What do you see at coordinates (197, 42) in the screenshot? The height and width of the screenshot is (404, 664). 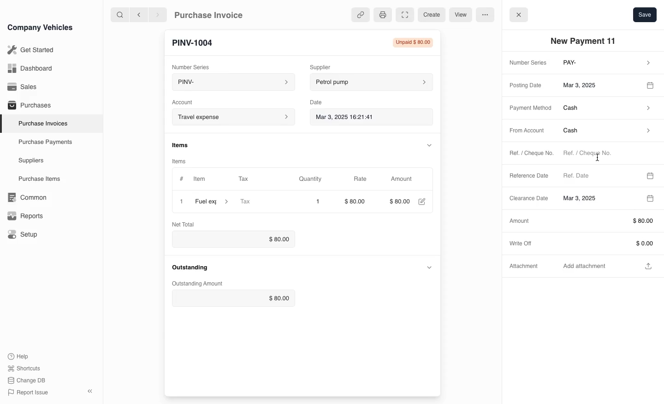 I see `New Entry` at bounding box center [197, 42].